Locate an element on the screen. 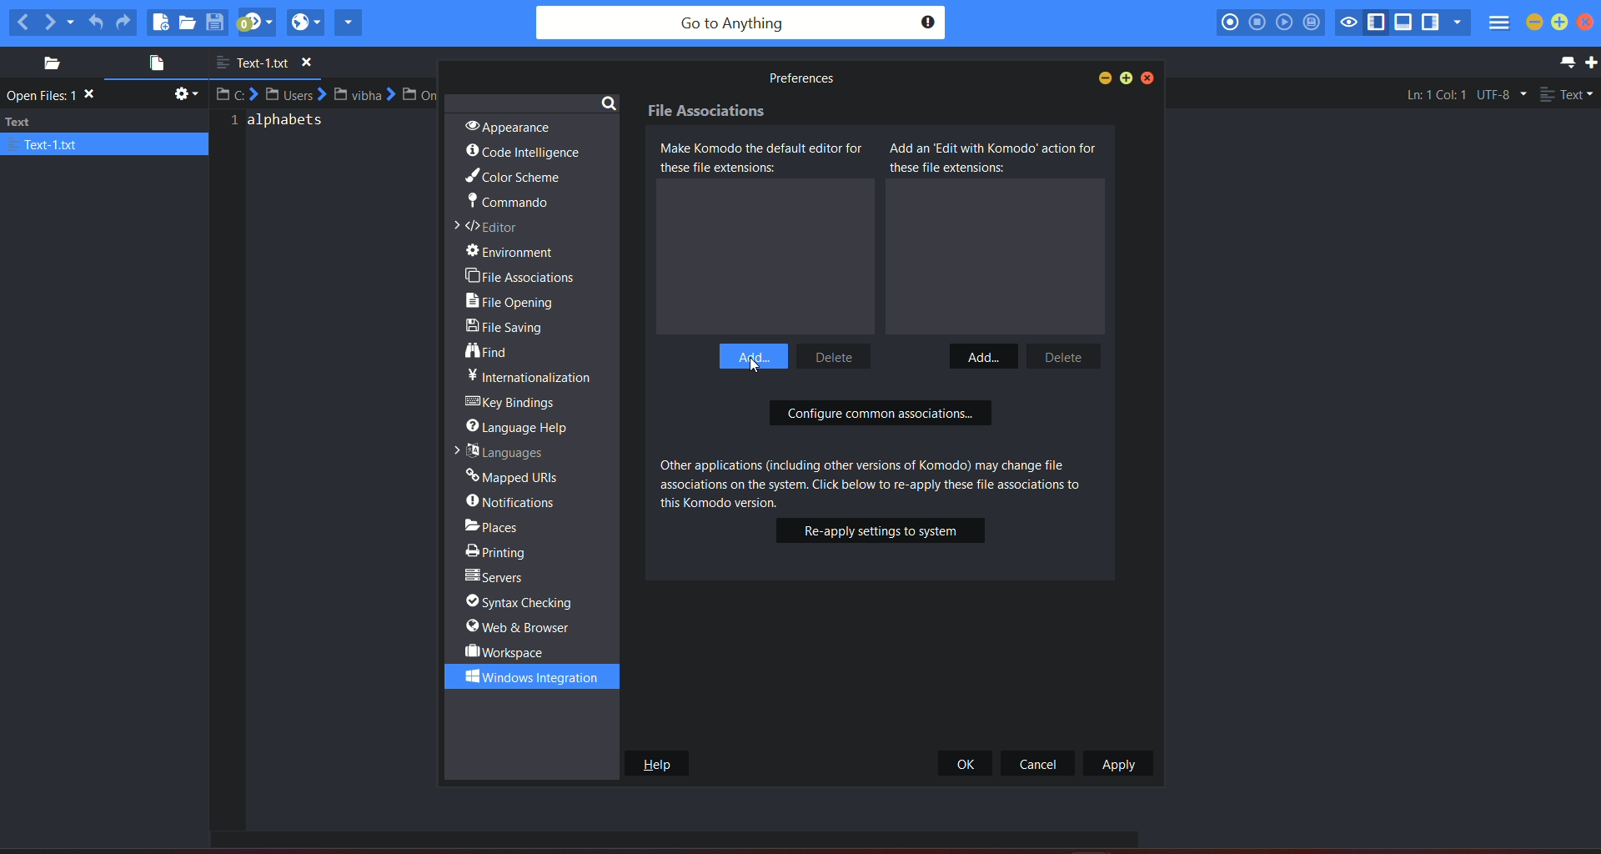 The image size is (1601, 854). new tab is located at coordinates (1591, 63).